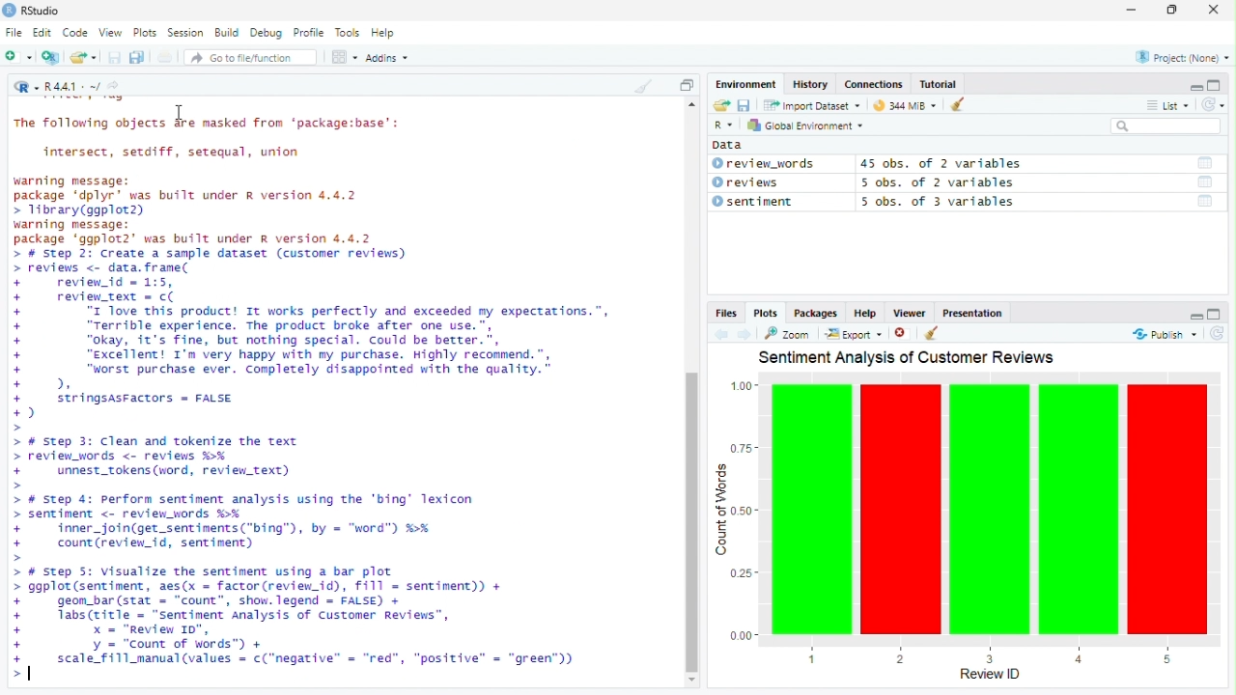 The image size is (1236, 695). Describe the element at coordinates (687, 84) in the screenshot. I see `Copy` at that location.